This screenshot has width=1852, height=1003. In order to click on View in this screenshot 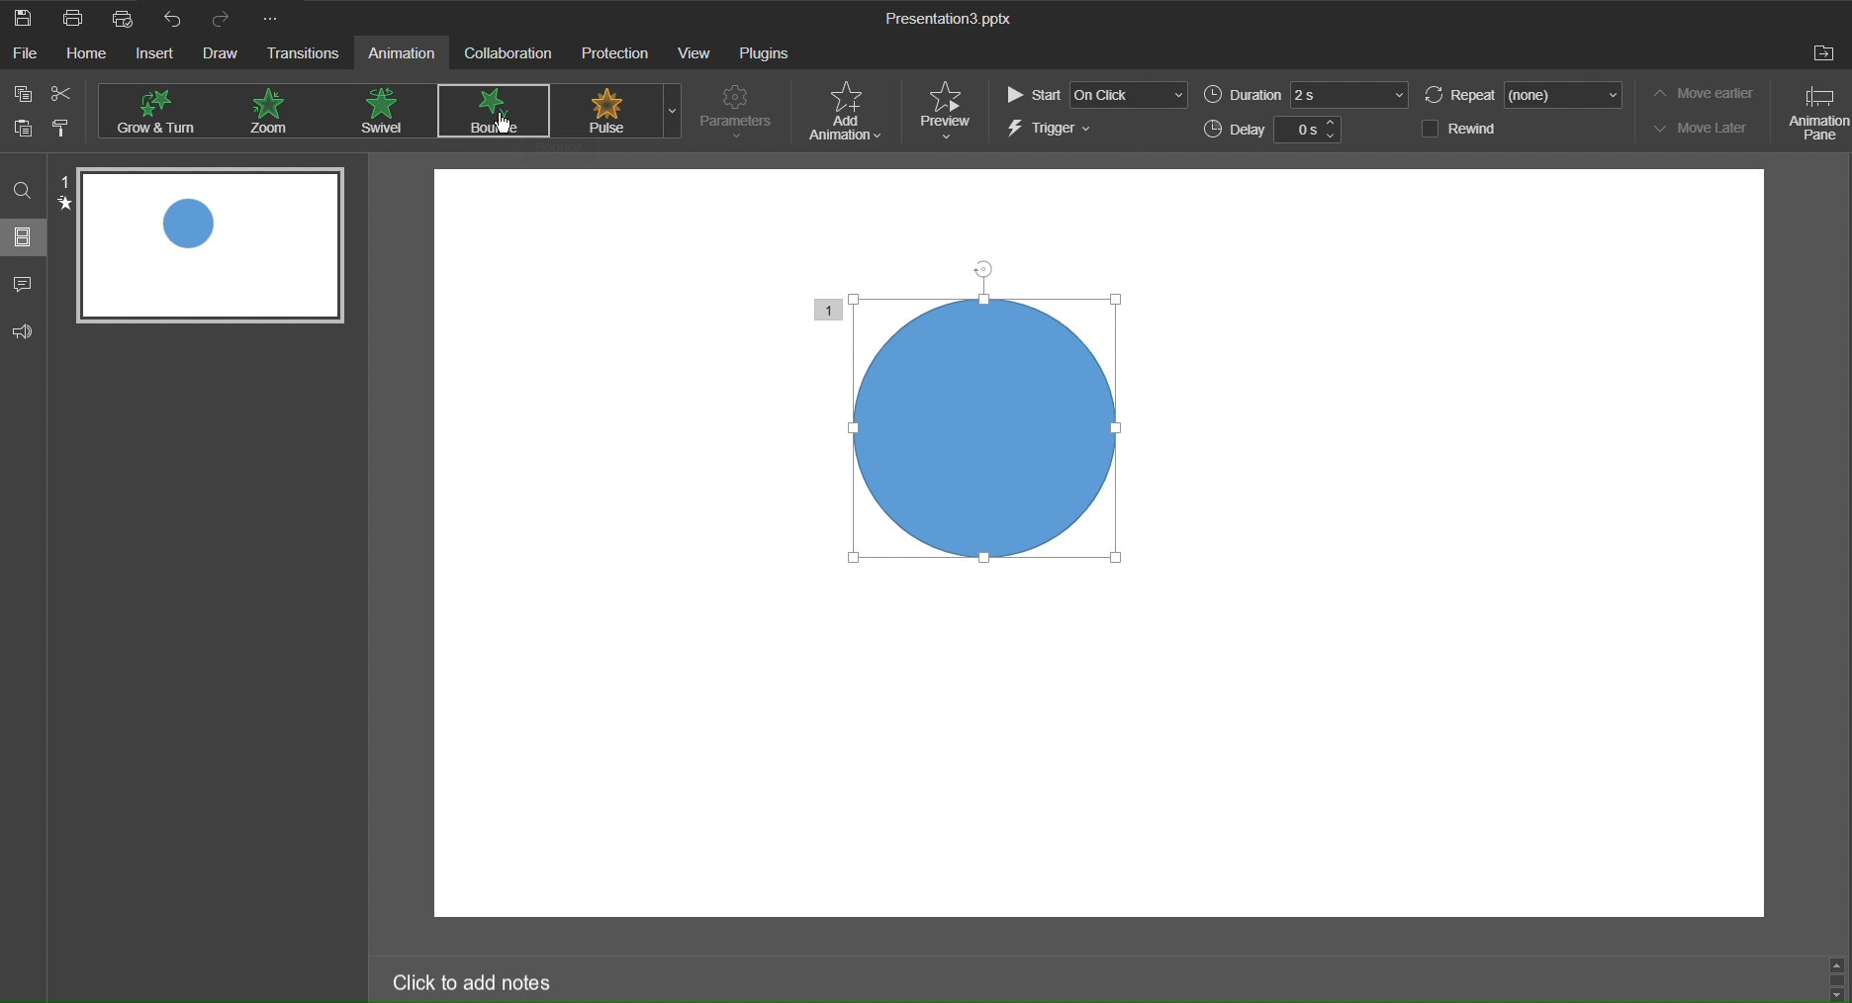, I will do `click(695, 54)`.